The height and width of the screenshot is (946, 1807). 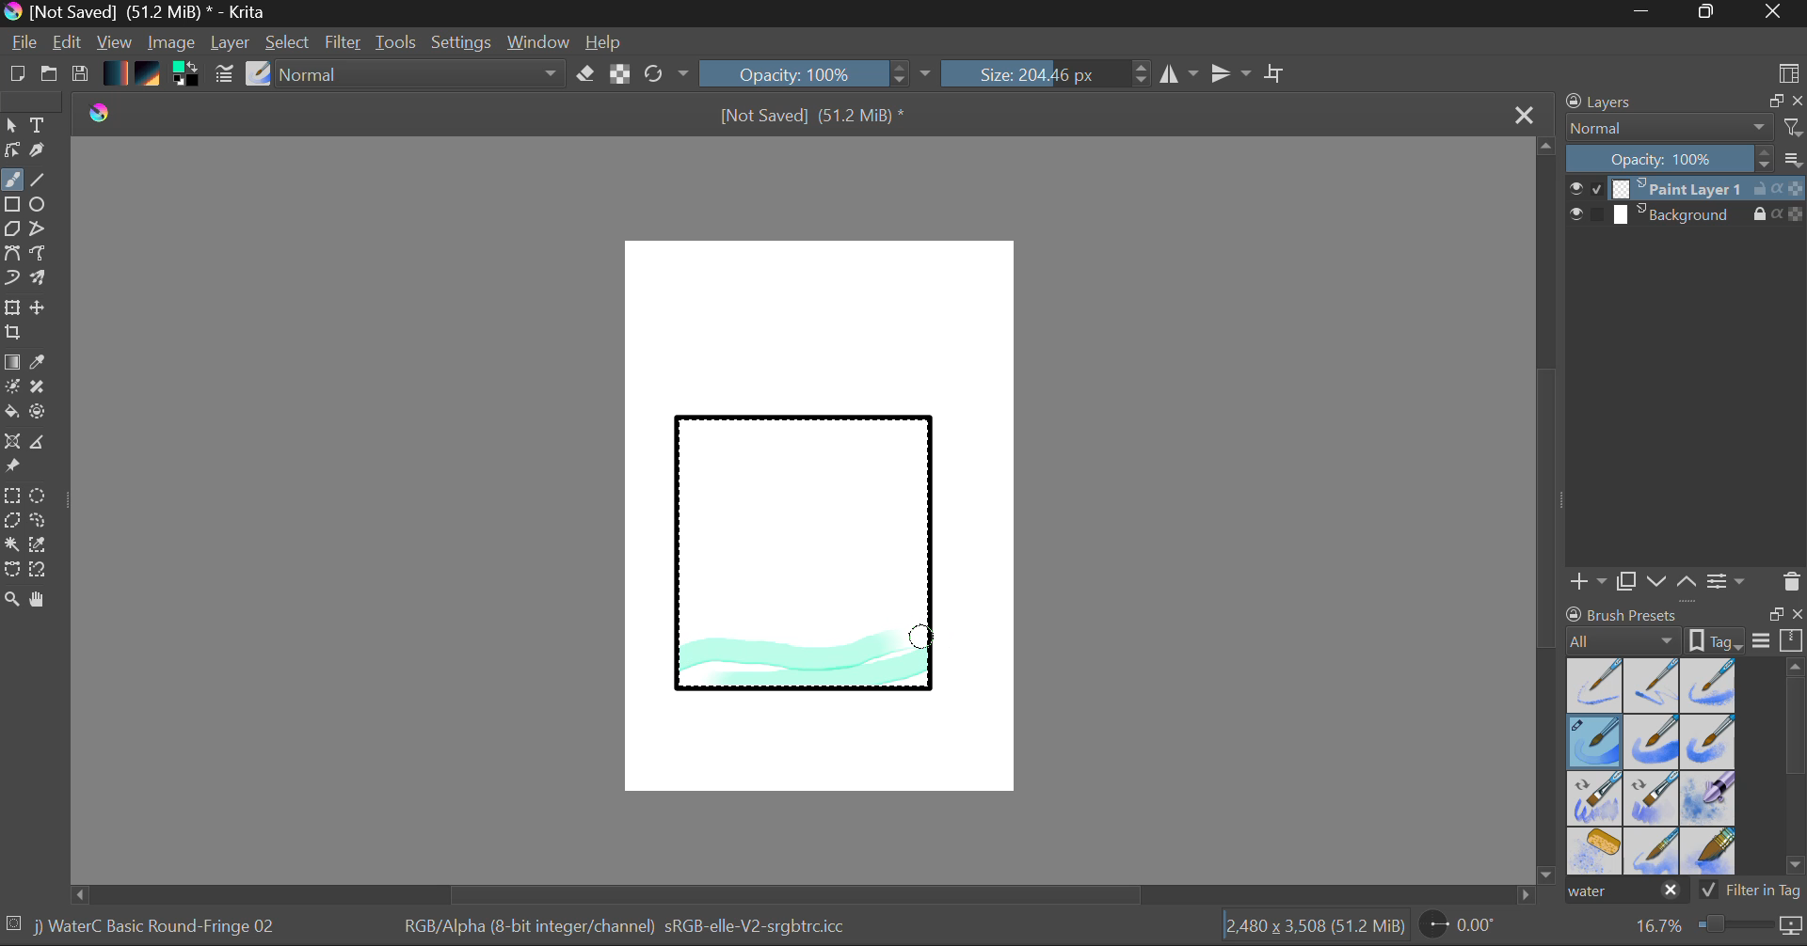 What do you see at coordinates (818, 73) in the screenshot?
I see `Opacity` at bounding box center [818, 73].